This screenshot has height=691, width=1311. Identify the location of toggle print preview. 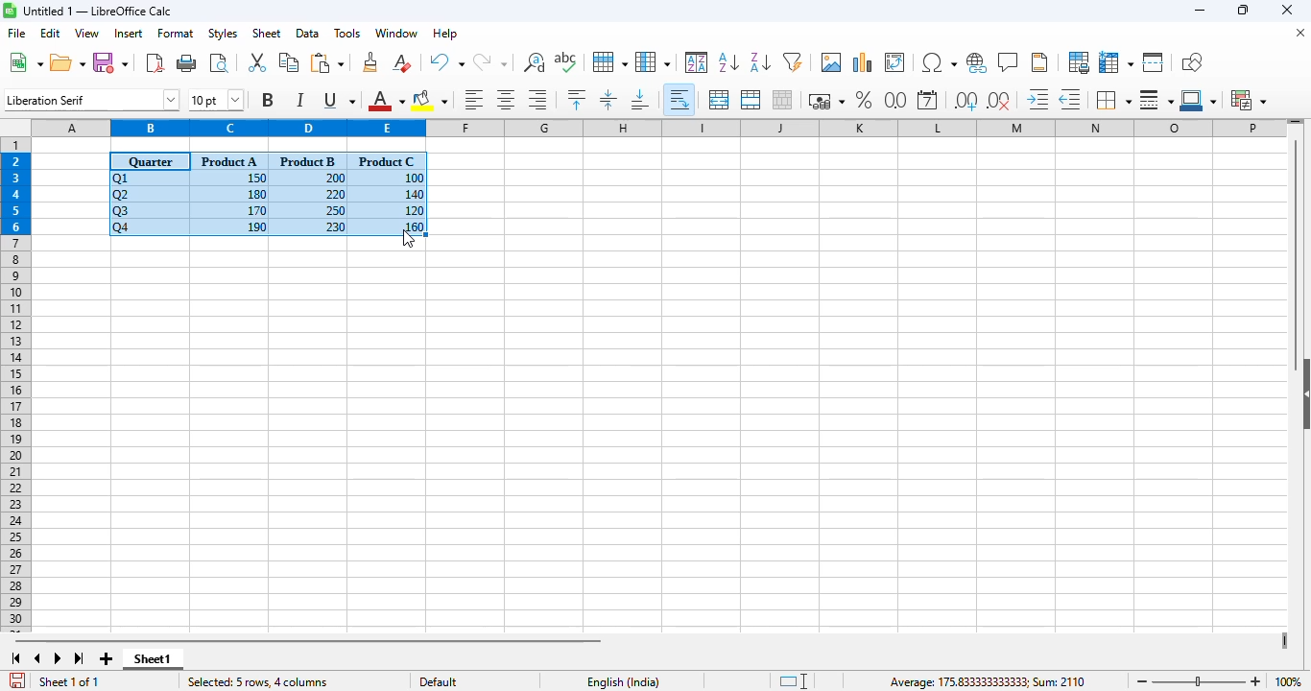
(219, 63).